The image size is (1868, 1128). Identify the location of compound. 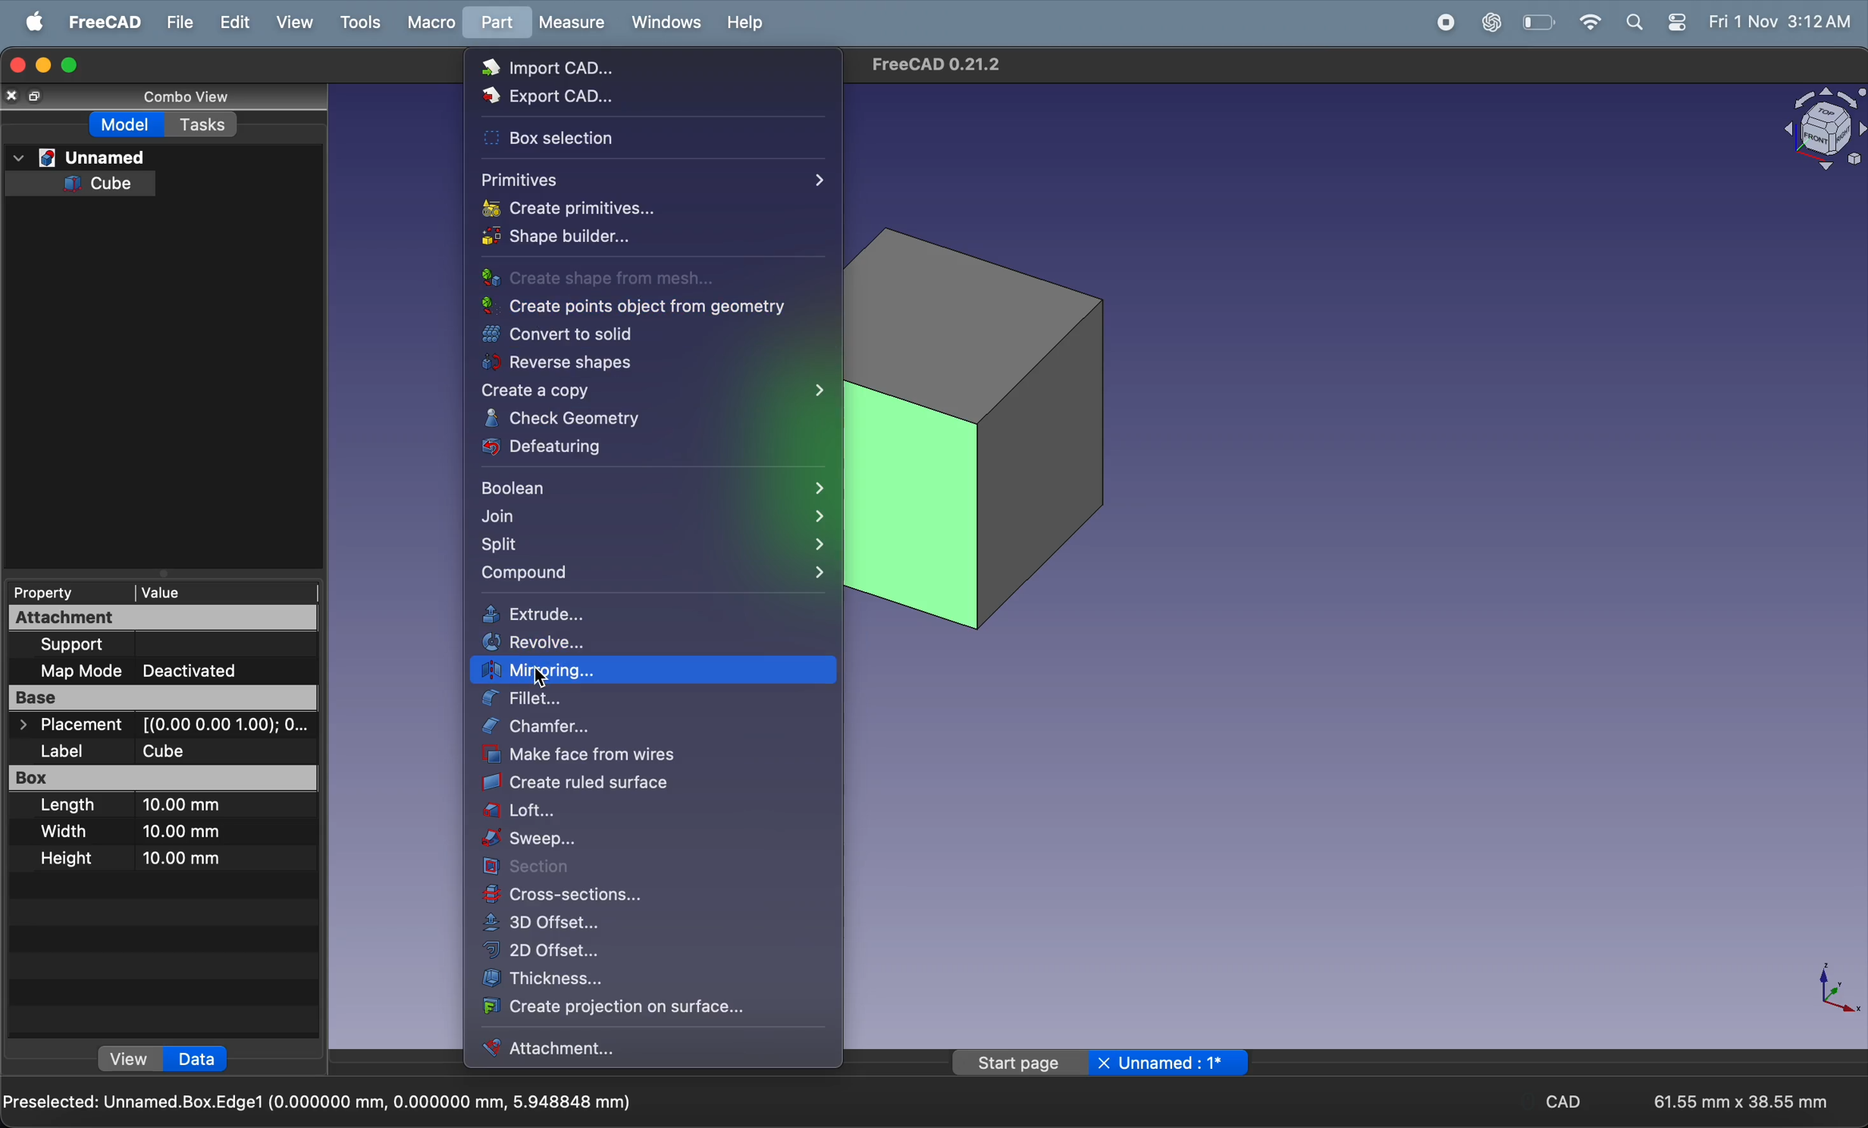
(657, 575).